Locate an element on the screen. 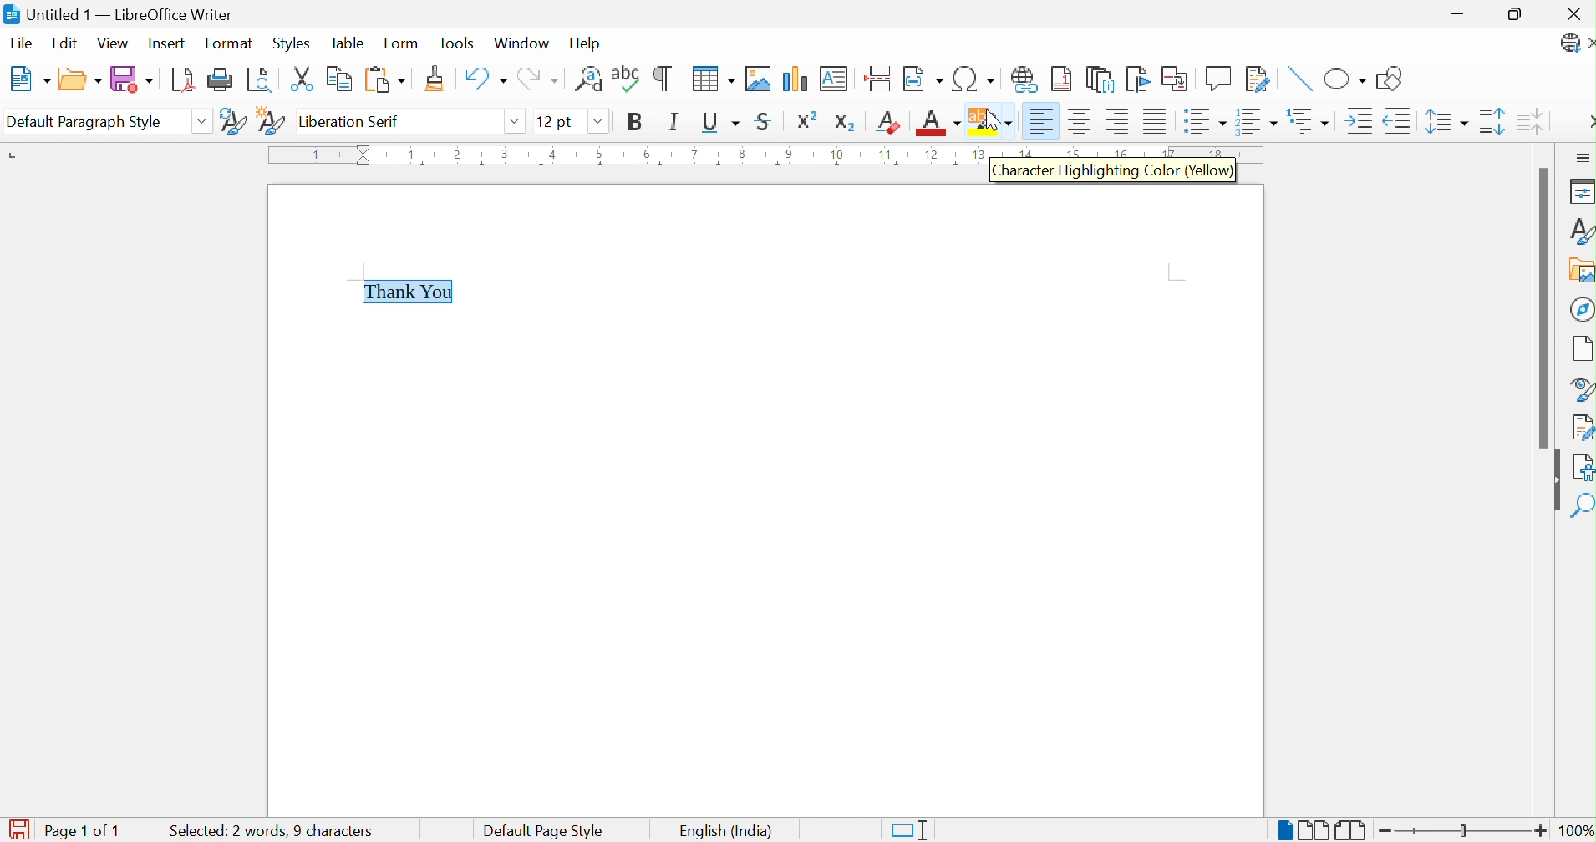  Undo is located at coordinates (485, 79).